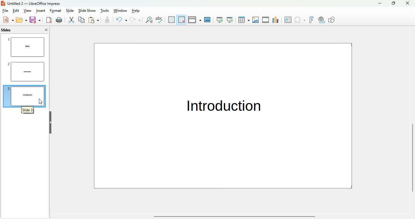 The image size is (415, 219). What do you see at coordinates (332, 20) in the screenshot?
I see `show draw functions` at bounding box center [332, 20].